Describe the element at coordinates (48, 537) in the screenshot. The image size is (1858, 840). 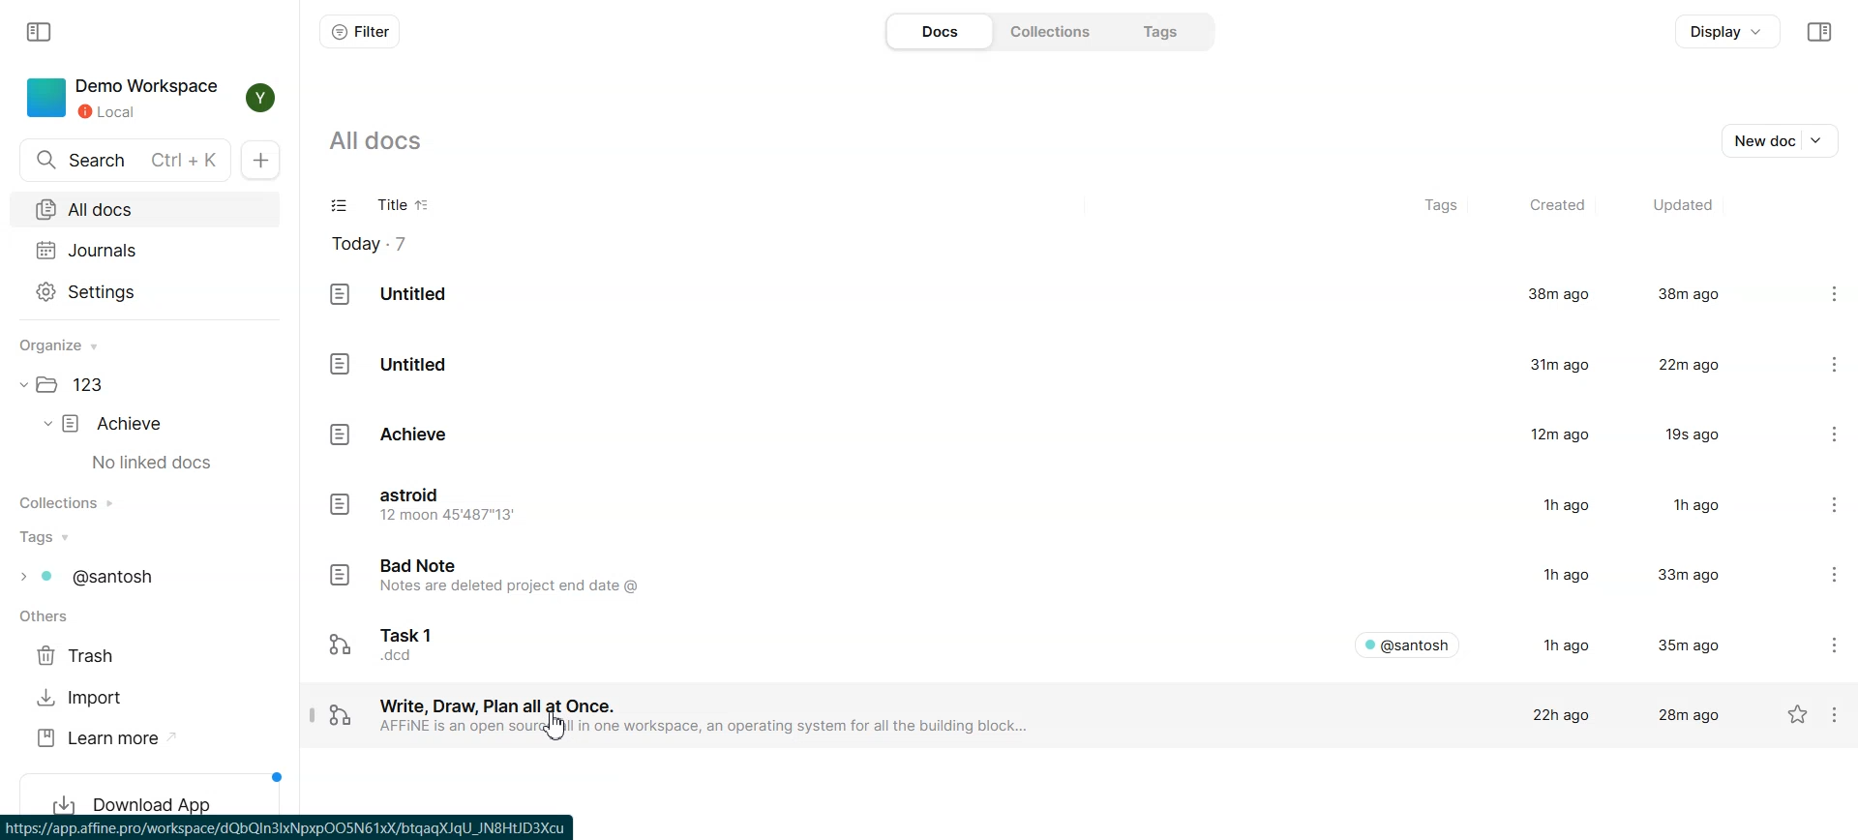
I see `Tags` at that location.